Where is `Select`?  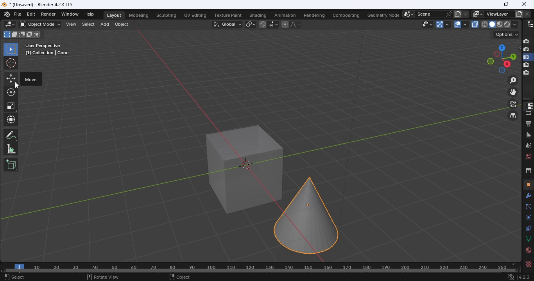
Select is located at coordinates (87, 25).